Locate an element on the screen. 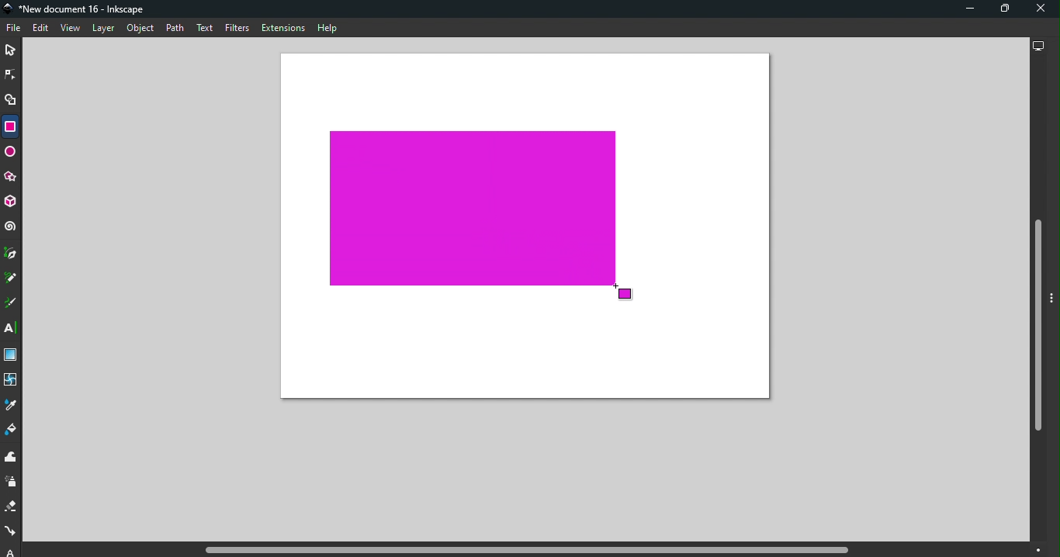 Image resolution: width=1060 pixels, height=557 pixels. Document name is located at coordinates (78, 9).